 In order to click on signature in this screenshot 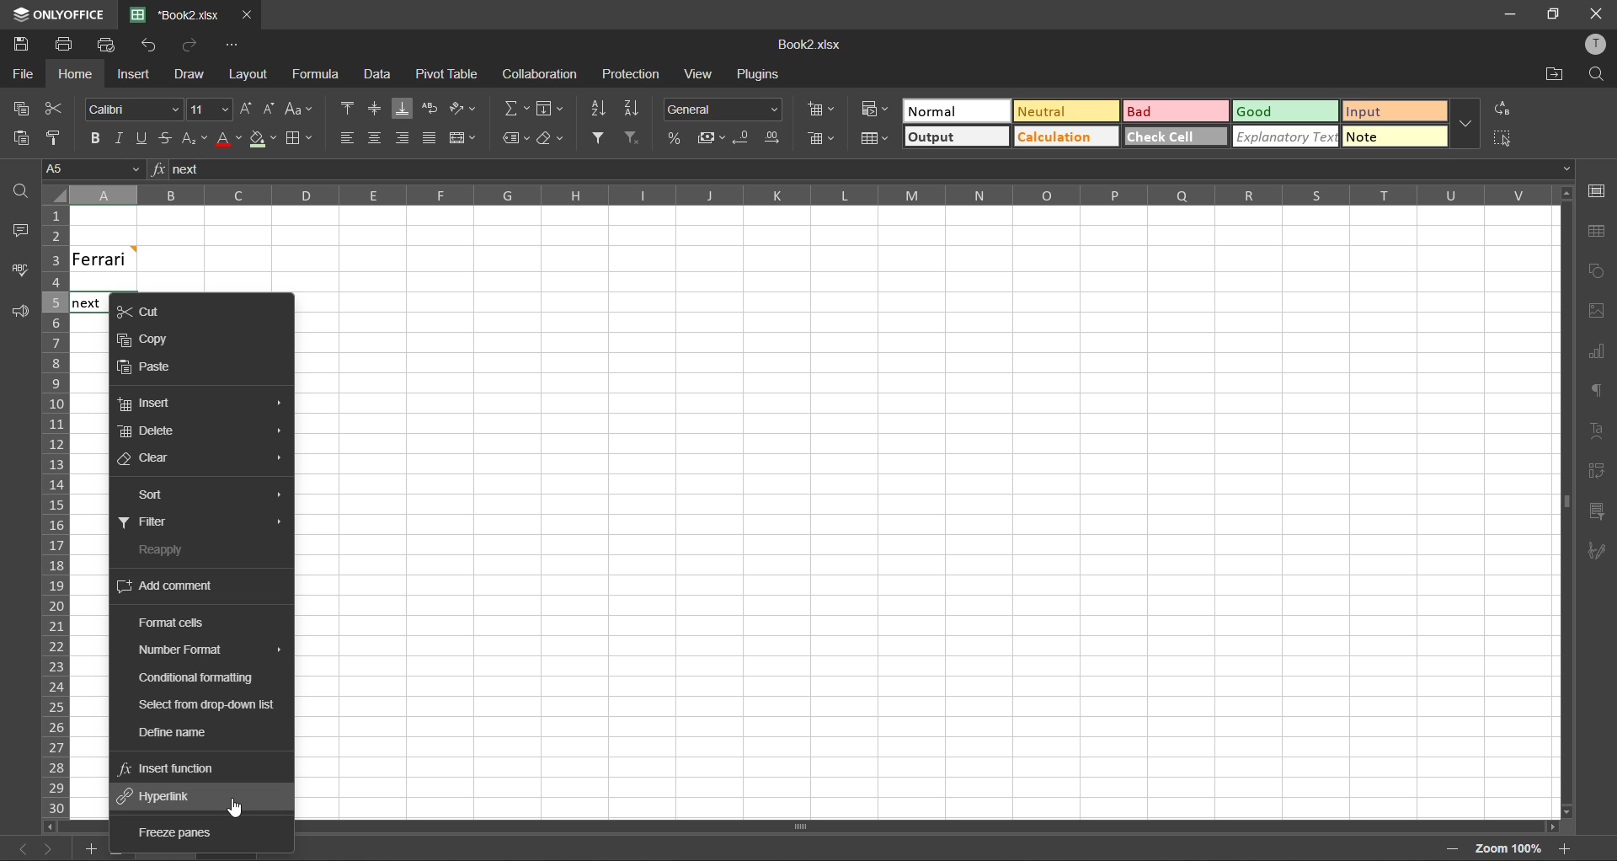, I will do `click(1593, 554)`.